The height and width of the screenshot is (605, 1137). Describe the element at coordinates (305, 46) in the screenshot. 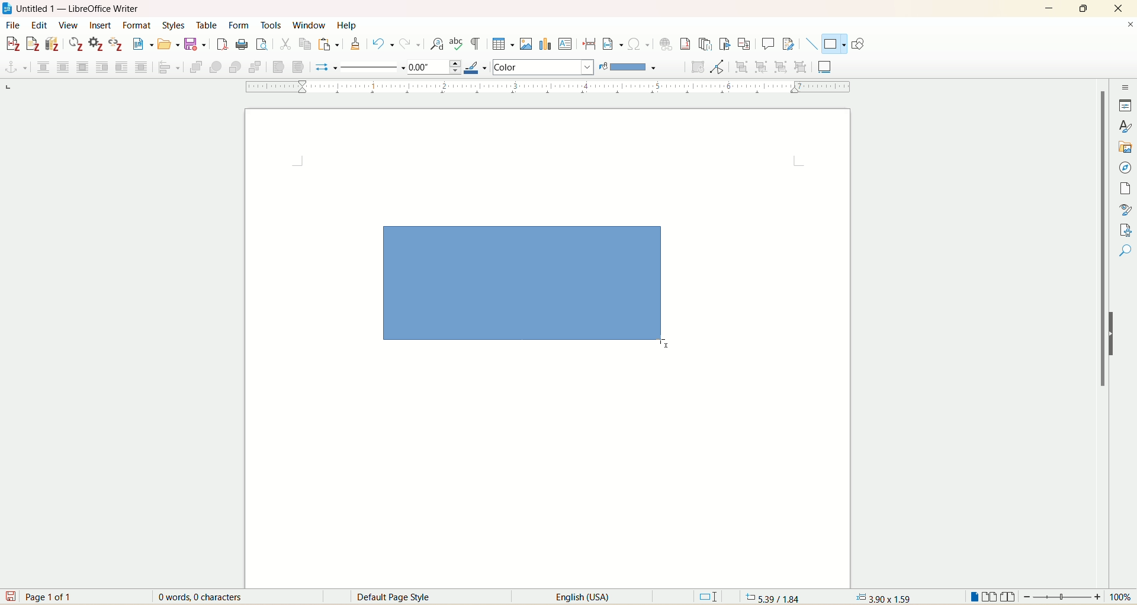

I see `copy` at that location.